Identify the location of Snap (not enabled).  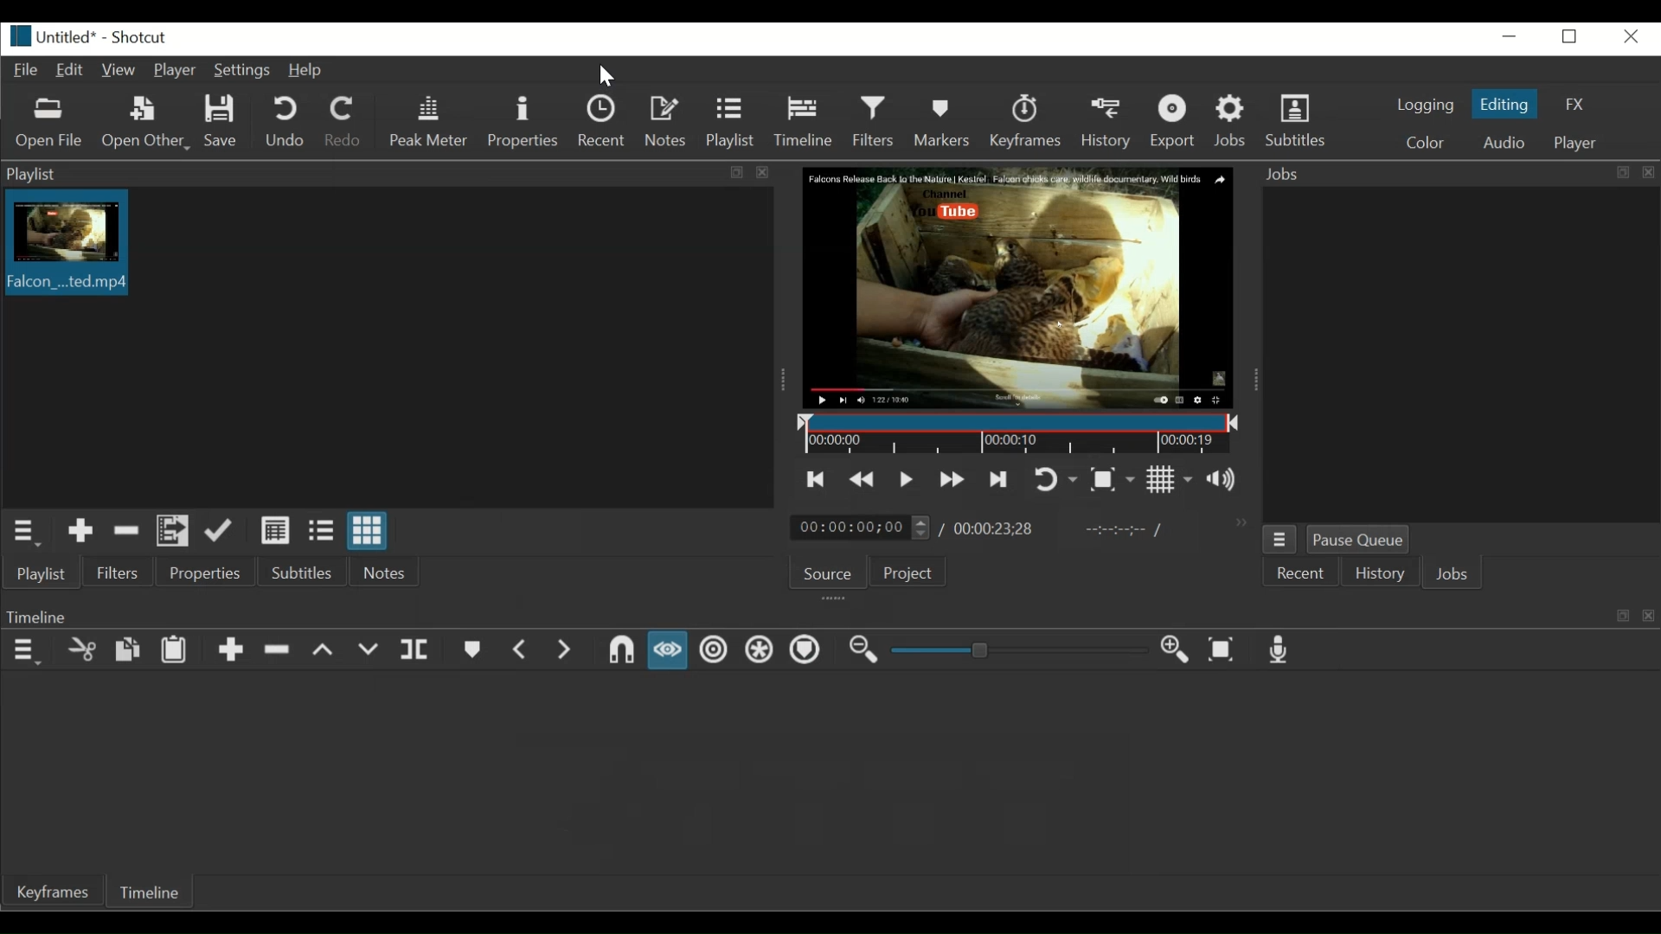
(619, 650).